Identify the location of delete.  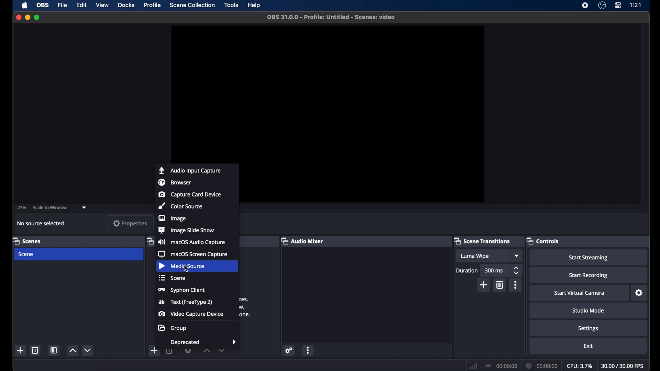
(500, 285).